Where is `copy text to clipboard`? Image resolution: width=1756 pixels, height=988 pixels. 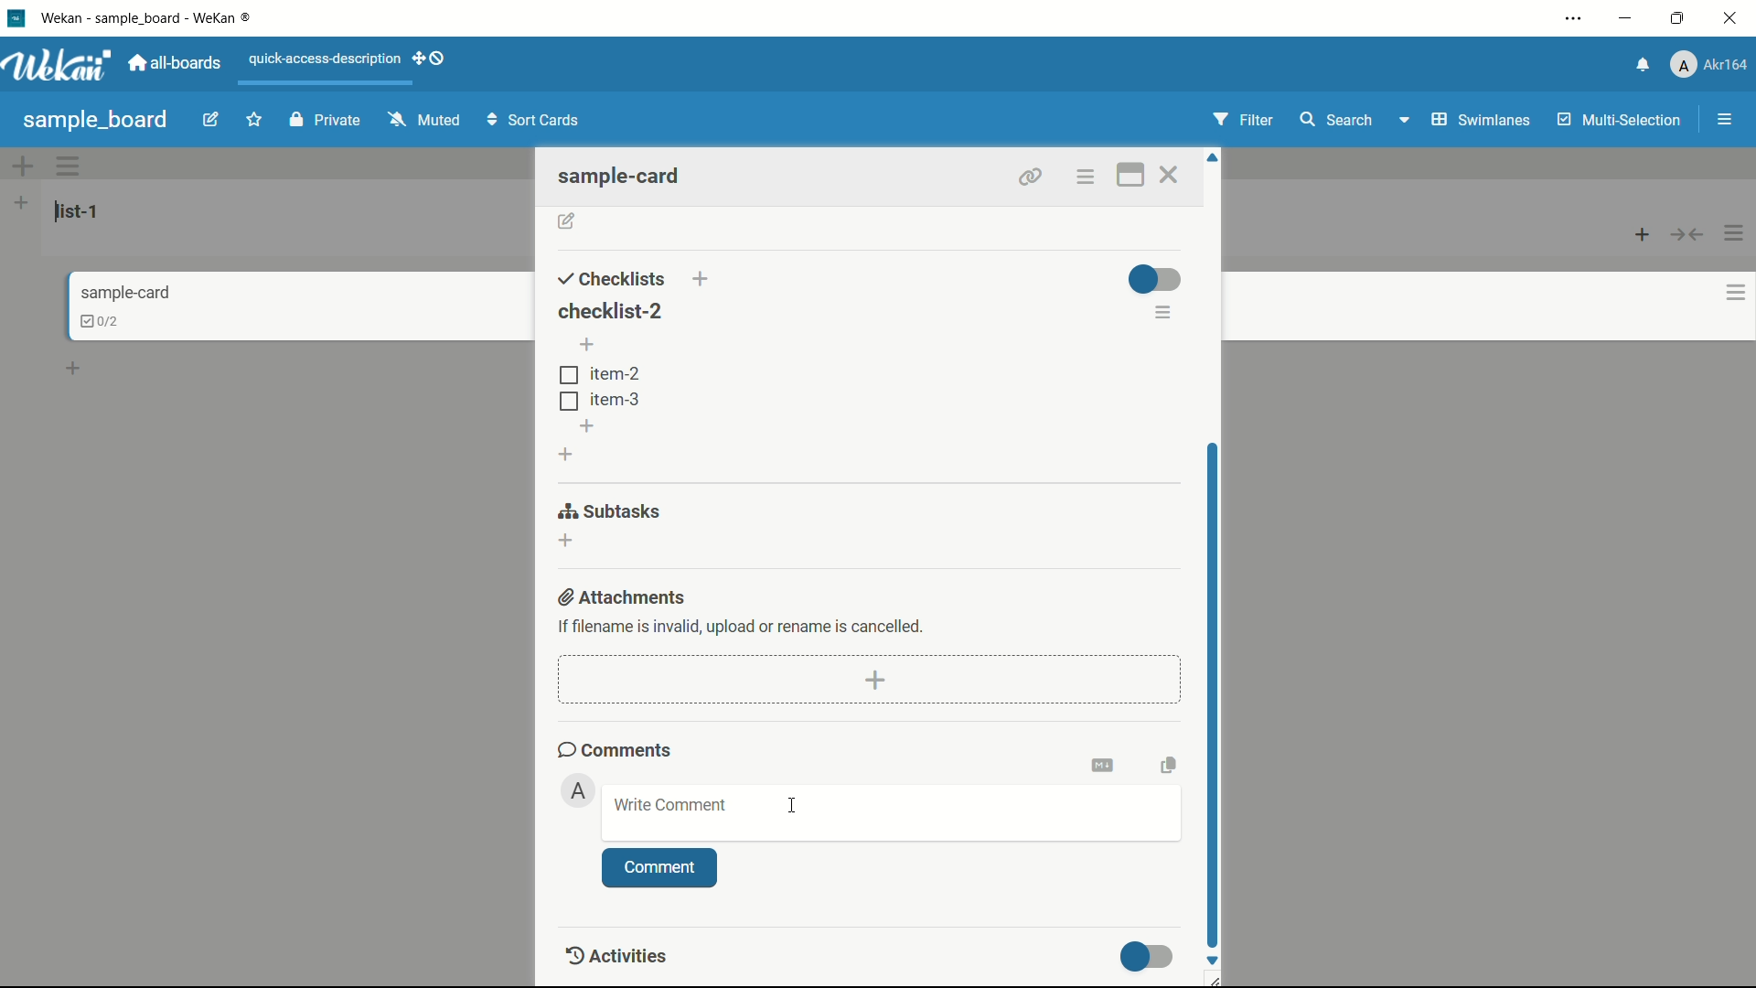 copy text to clipboard is located at coordinates (1167, 763).